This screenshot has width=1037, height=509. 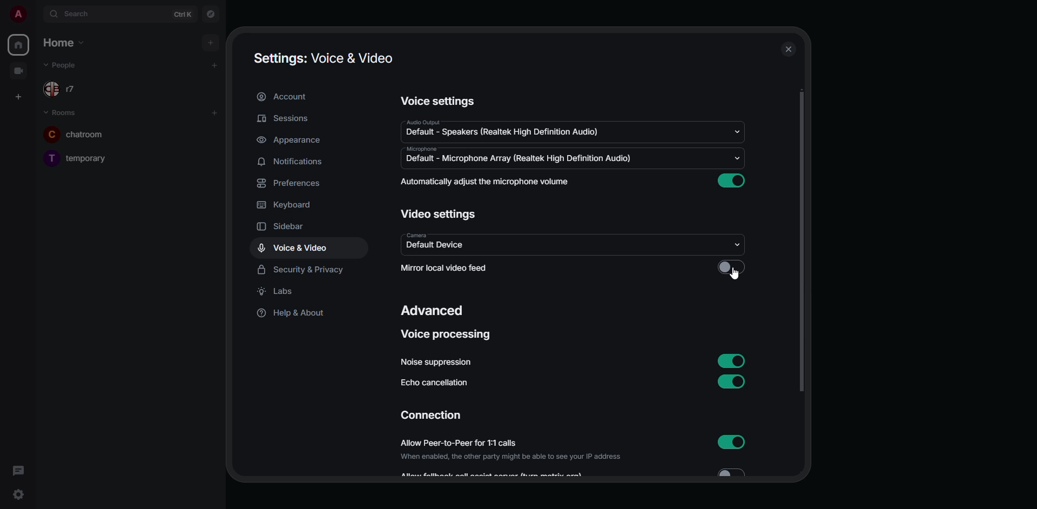 I want to click on camera, so click(x=416, y=236).